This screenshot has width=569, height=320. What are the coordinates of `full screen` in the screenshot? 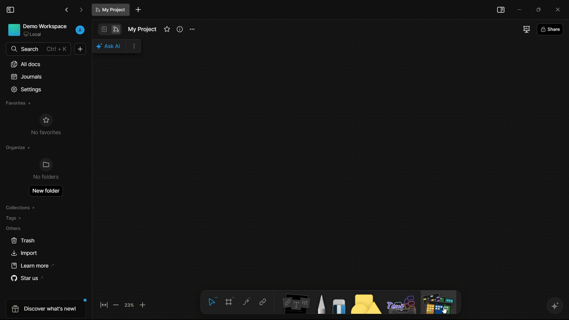 It's located at (526, 29).